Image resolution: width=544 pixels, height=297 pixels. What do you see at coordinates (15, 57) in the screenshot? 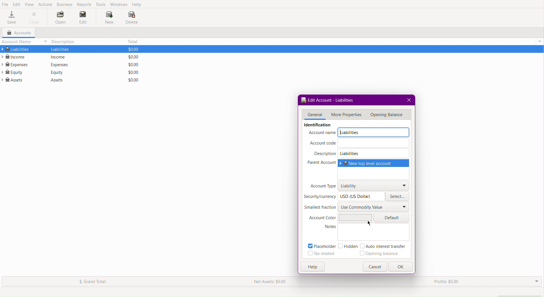
I see `Income` at bounding box center [15, 57].